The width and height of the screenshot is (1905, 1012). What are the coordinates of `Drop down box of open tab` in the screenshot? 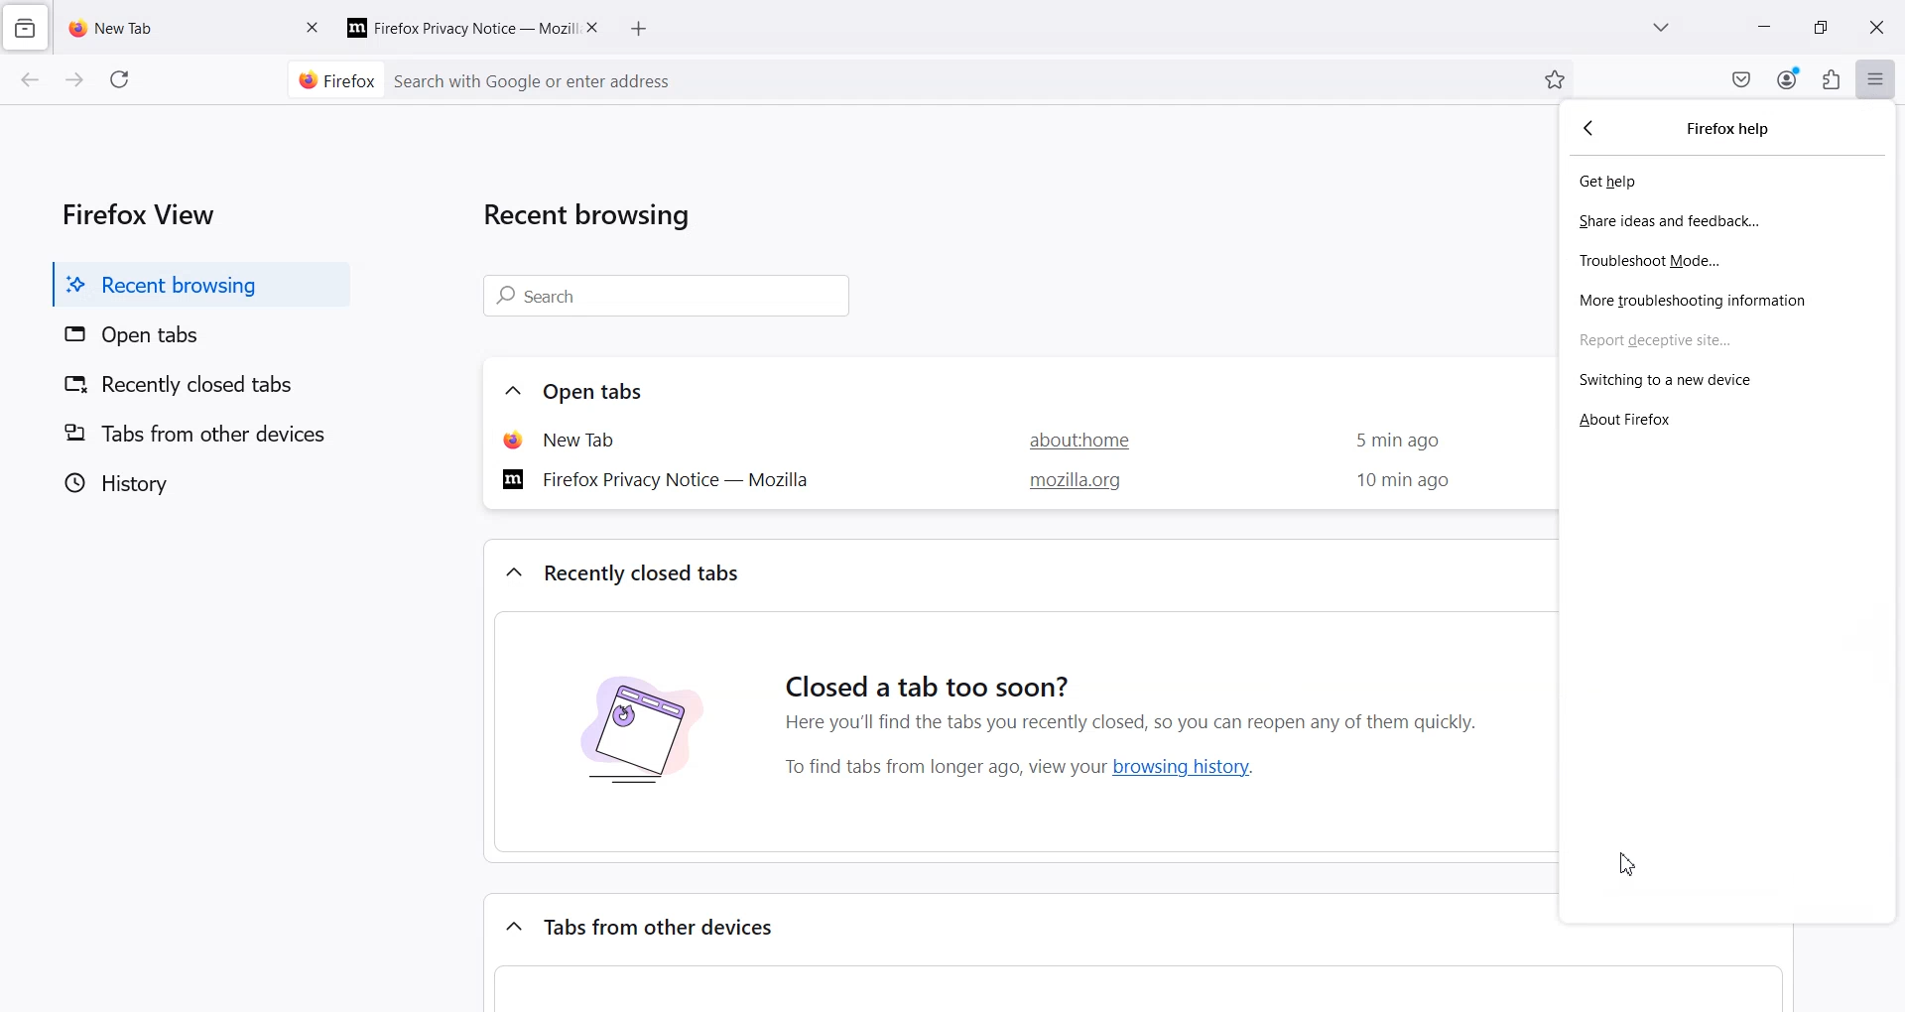 It's located at (508, 392).